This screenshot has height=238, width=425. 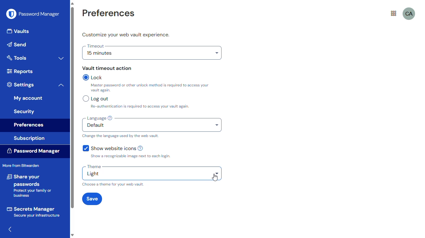 I want to click on change the language used by the web vault, so click(x=120, y=136).